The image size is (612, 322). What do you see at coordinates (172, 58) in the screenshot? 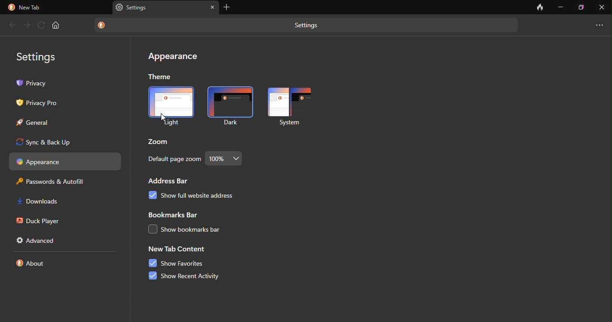
I see `appearance` at bounding box center [172, 58].